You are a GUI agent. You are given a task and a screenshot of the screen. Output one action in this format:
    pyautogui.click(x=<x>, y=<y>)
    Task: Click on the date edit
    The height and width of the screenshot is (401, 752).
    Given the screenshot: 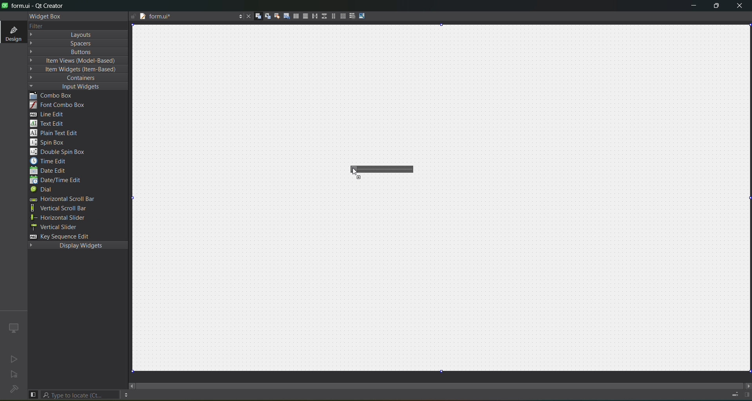 What is the action you would take?
    pyautogui.click(x=54, y=170)
    